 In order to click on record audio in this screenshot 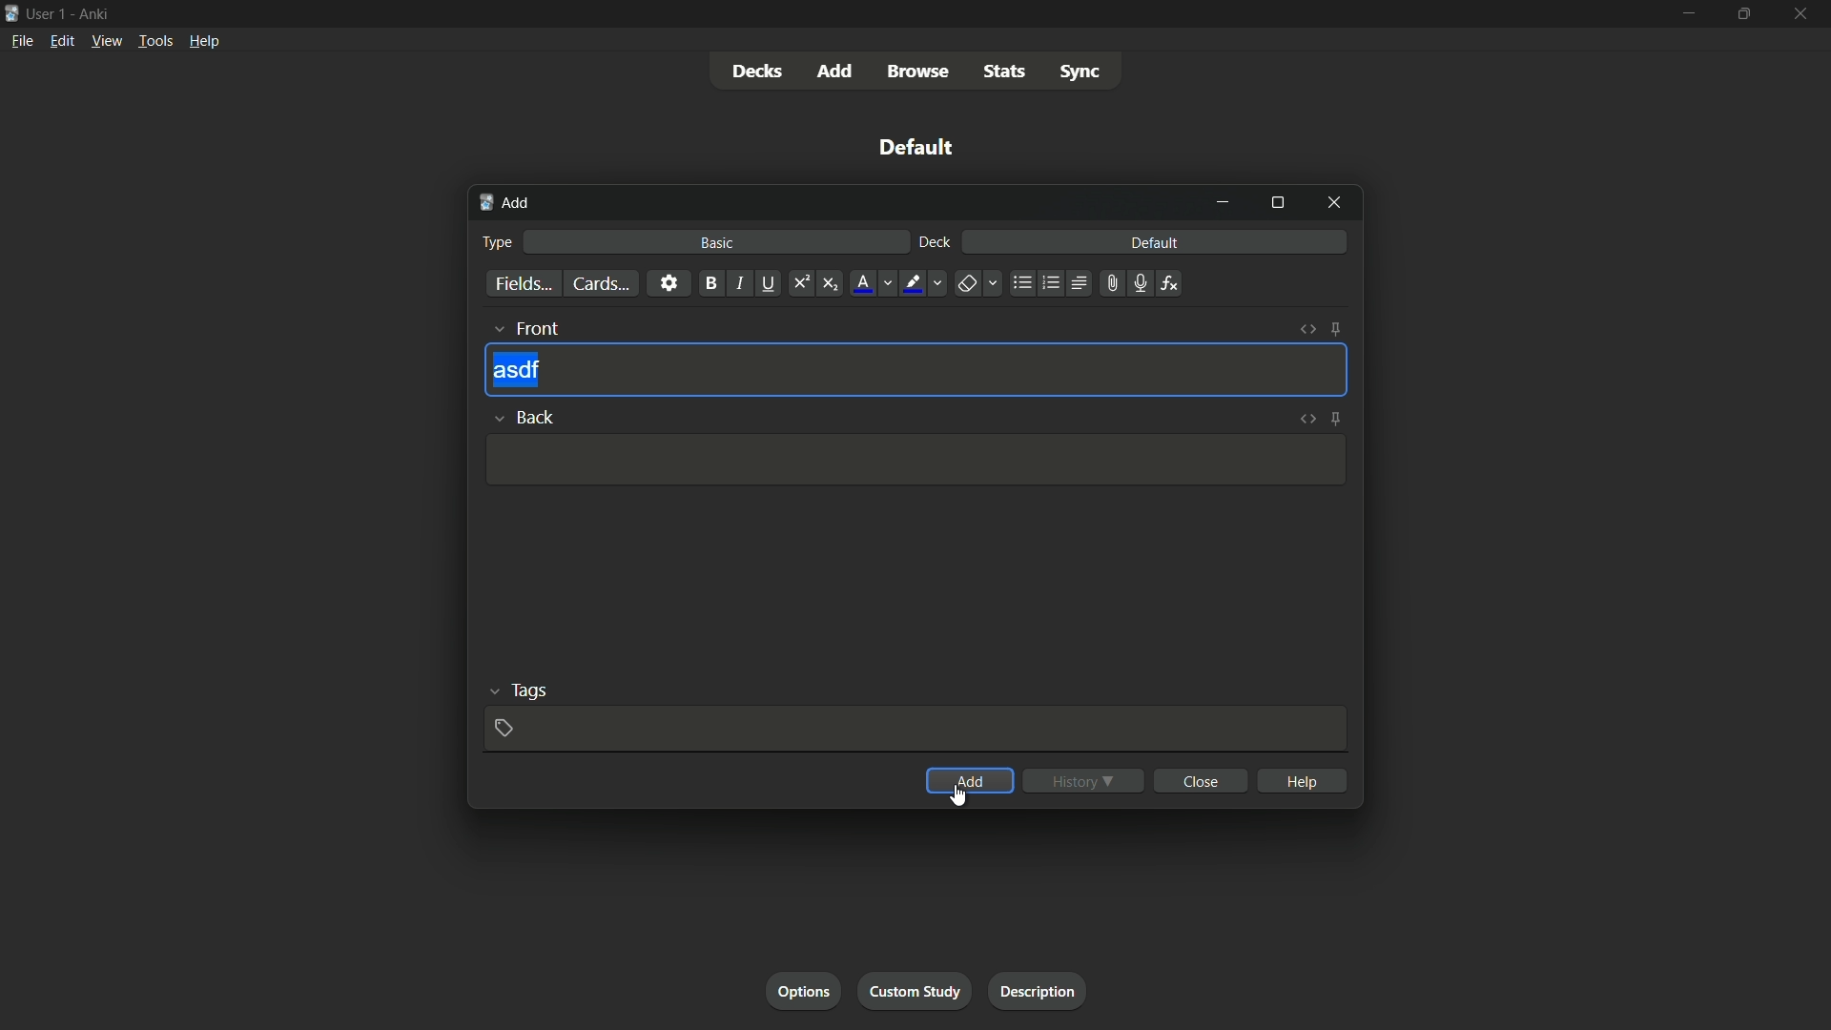, I will do `click(1142, 282)`.